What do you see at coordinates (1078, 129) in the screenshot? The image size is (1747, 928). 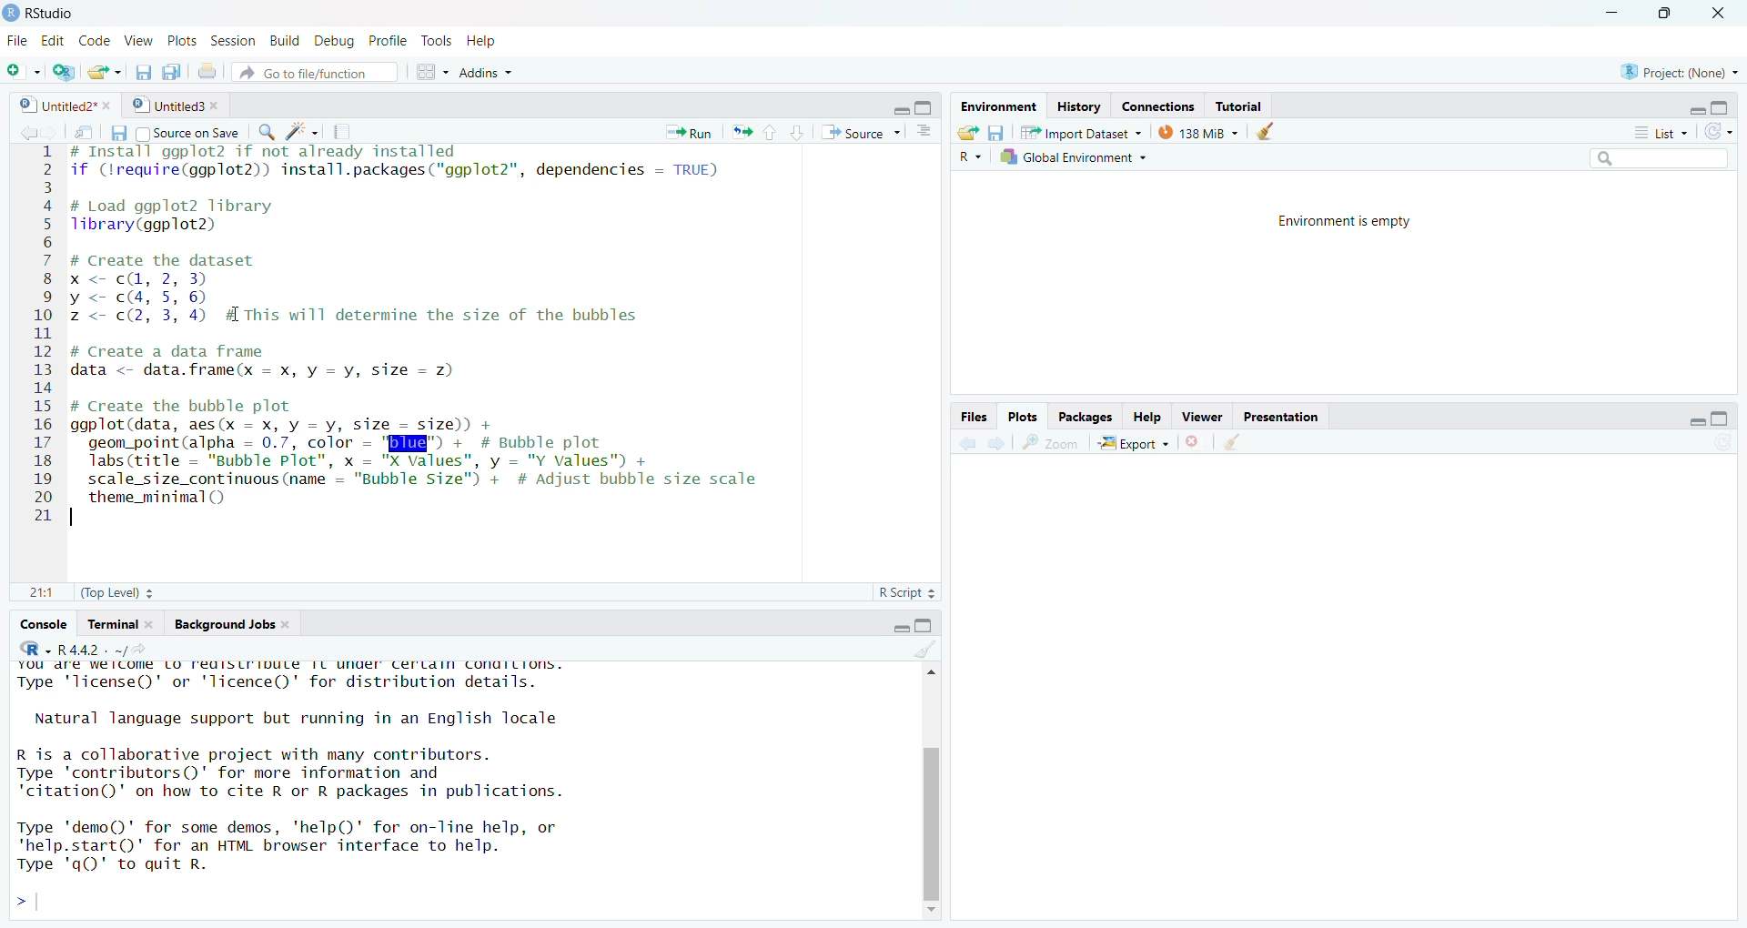 I see `import Dataset ` at bounding box center [1078, 129].